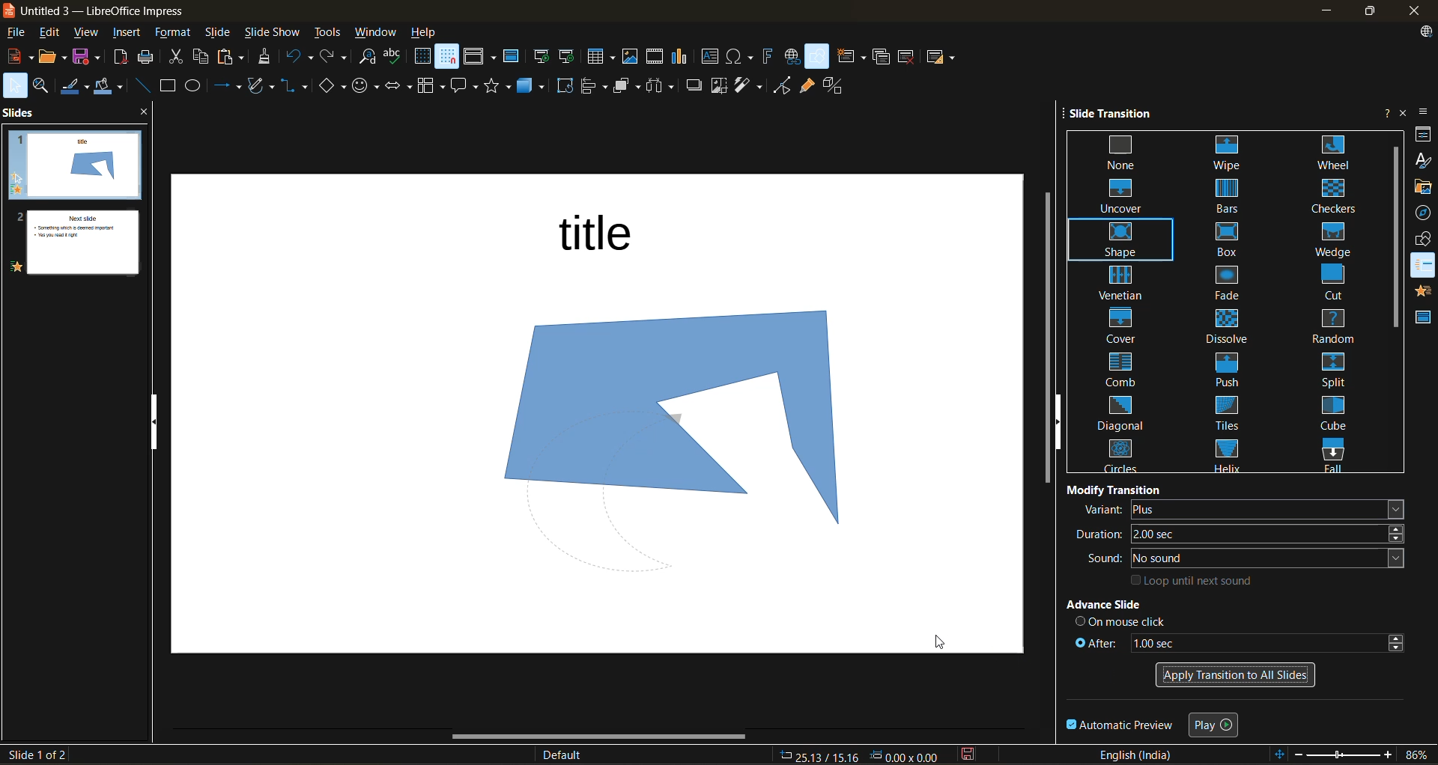 This screenshot has height=765, width=1438. I want to click on new slide, so click(854, 57).